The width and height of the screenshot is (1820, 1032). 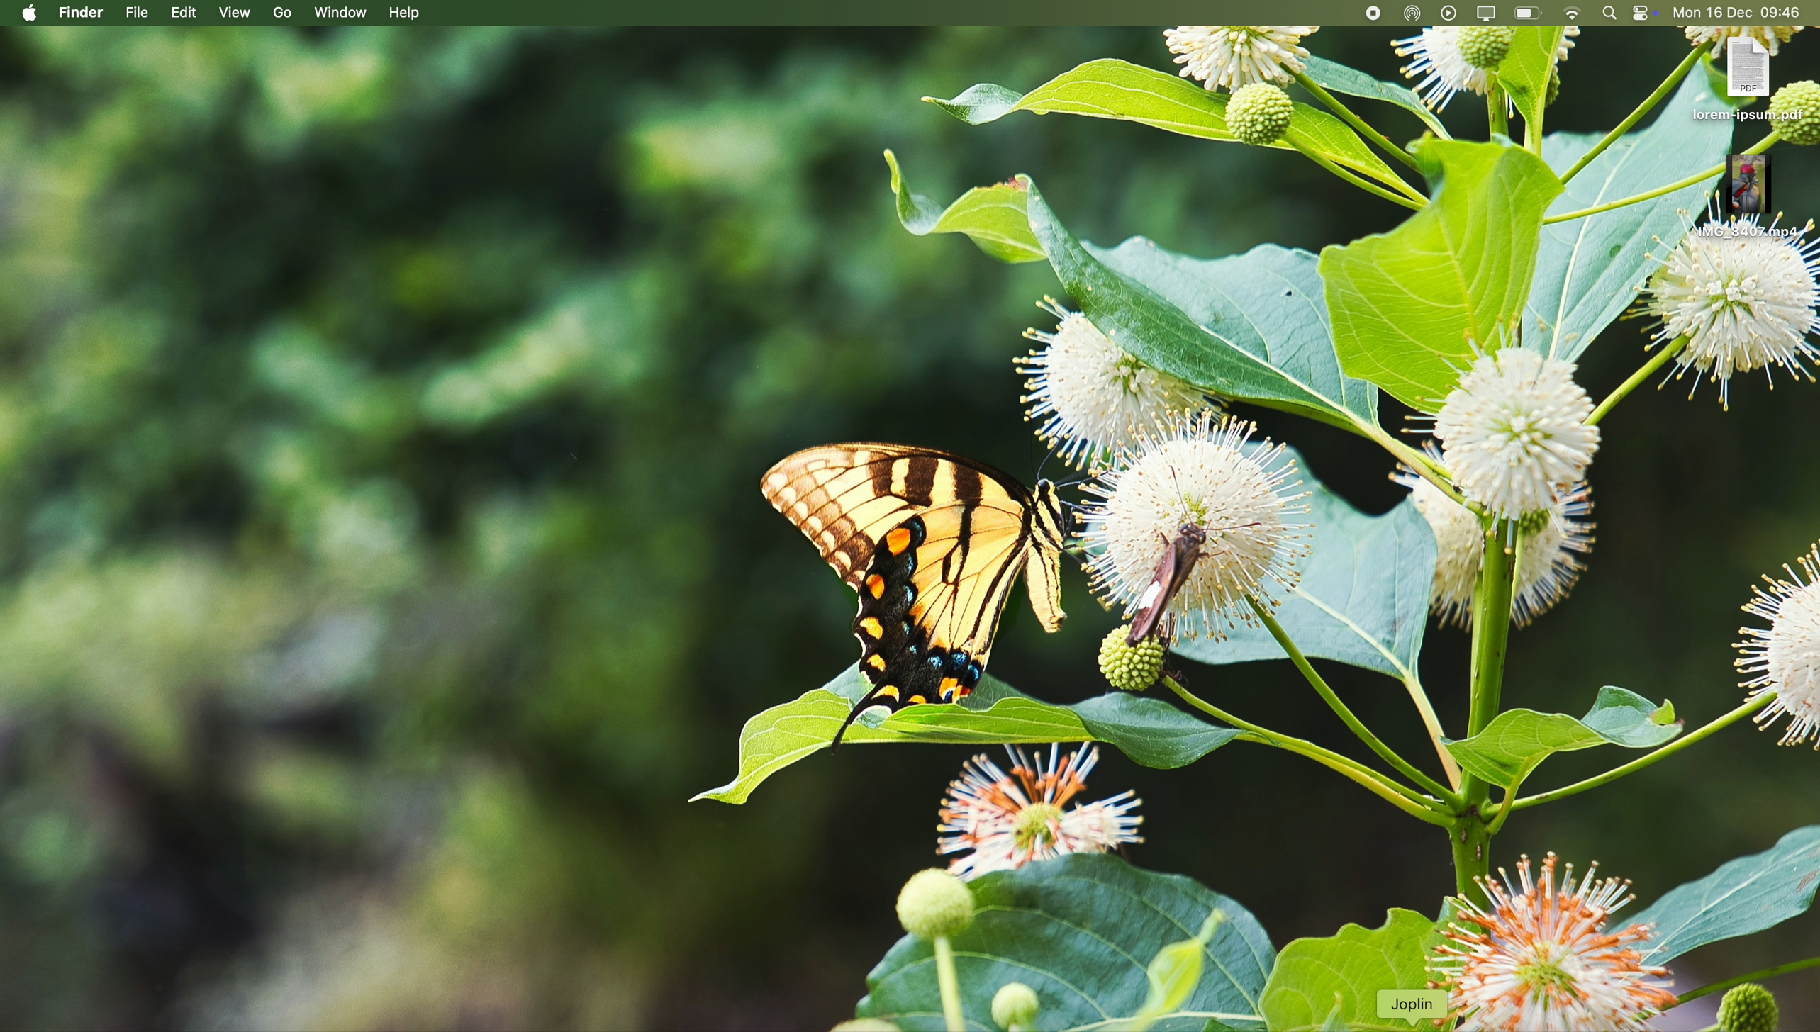 What do you see at coordinates (1575, 13) in the screenshot?
I see `wifi` at bounding box center [1575, 13].